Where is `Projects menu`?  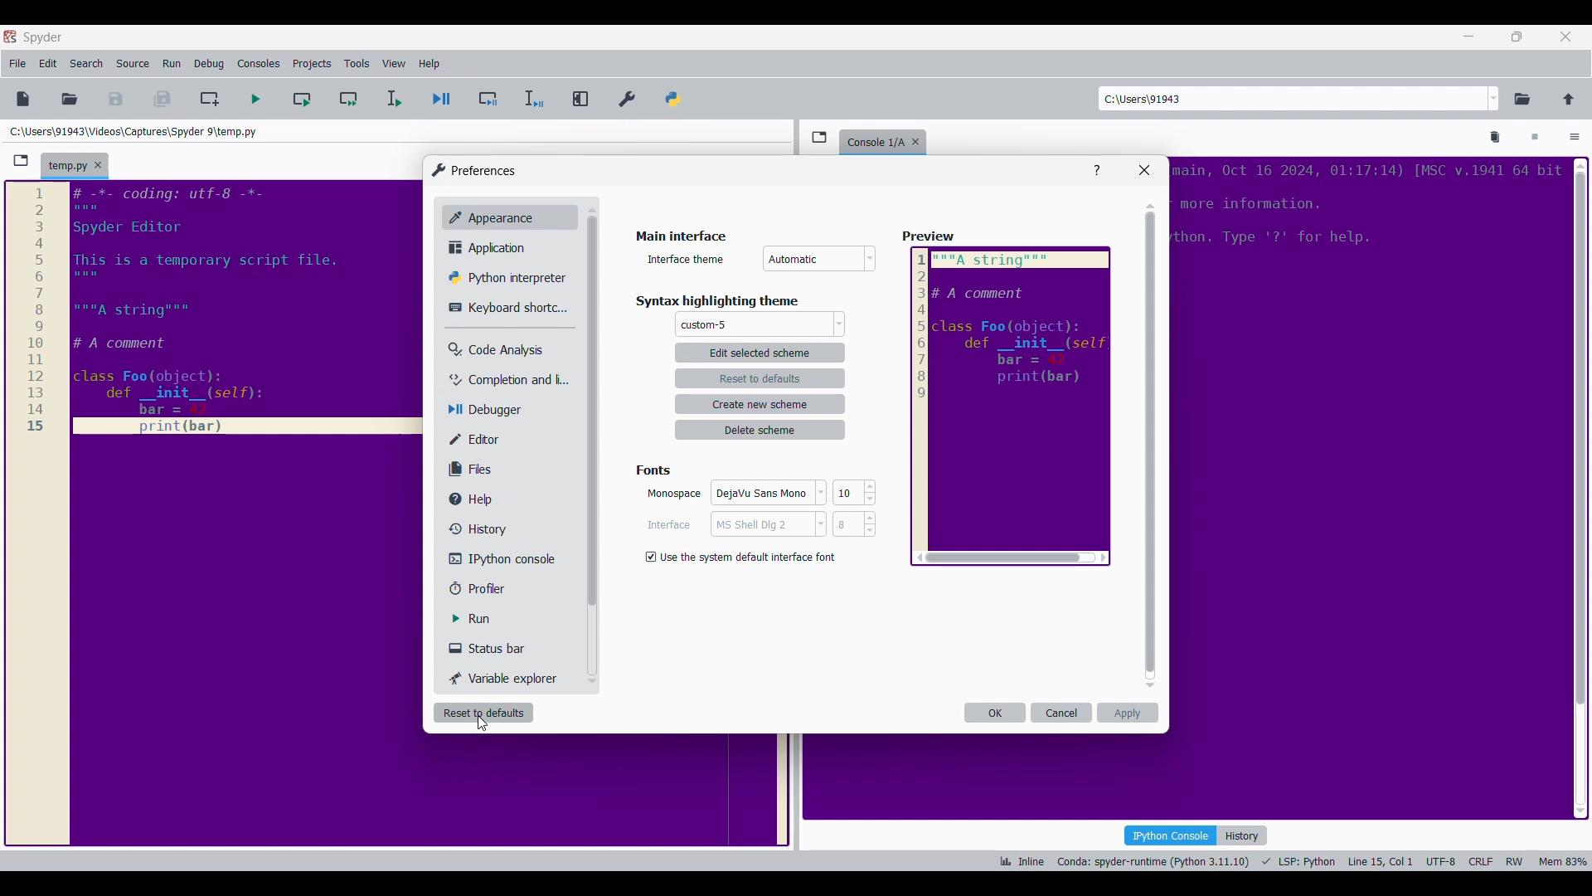
Projects menu is located at coordinates (313, 64).